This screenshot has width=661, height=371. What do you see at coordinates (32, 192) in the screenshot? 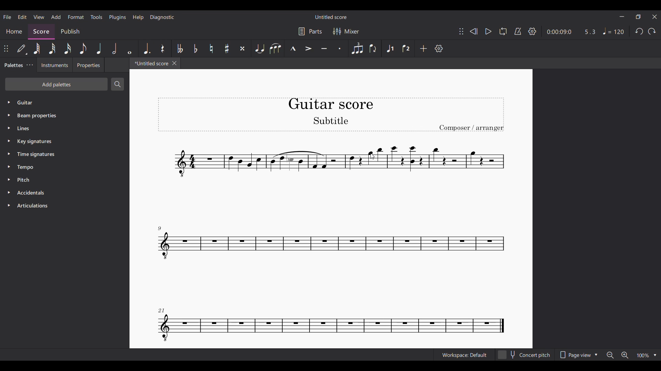
I see `Accidentals` at bounding box center [32, 192].